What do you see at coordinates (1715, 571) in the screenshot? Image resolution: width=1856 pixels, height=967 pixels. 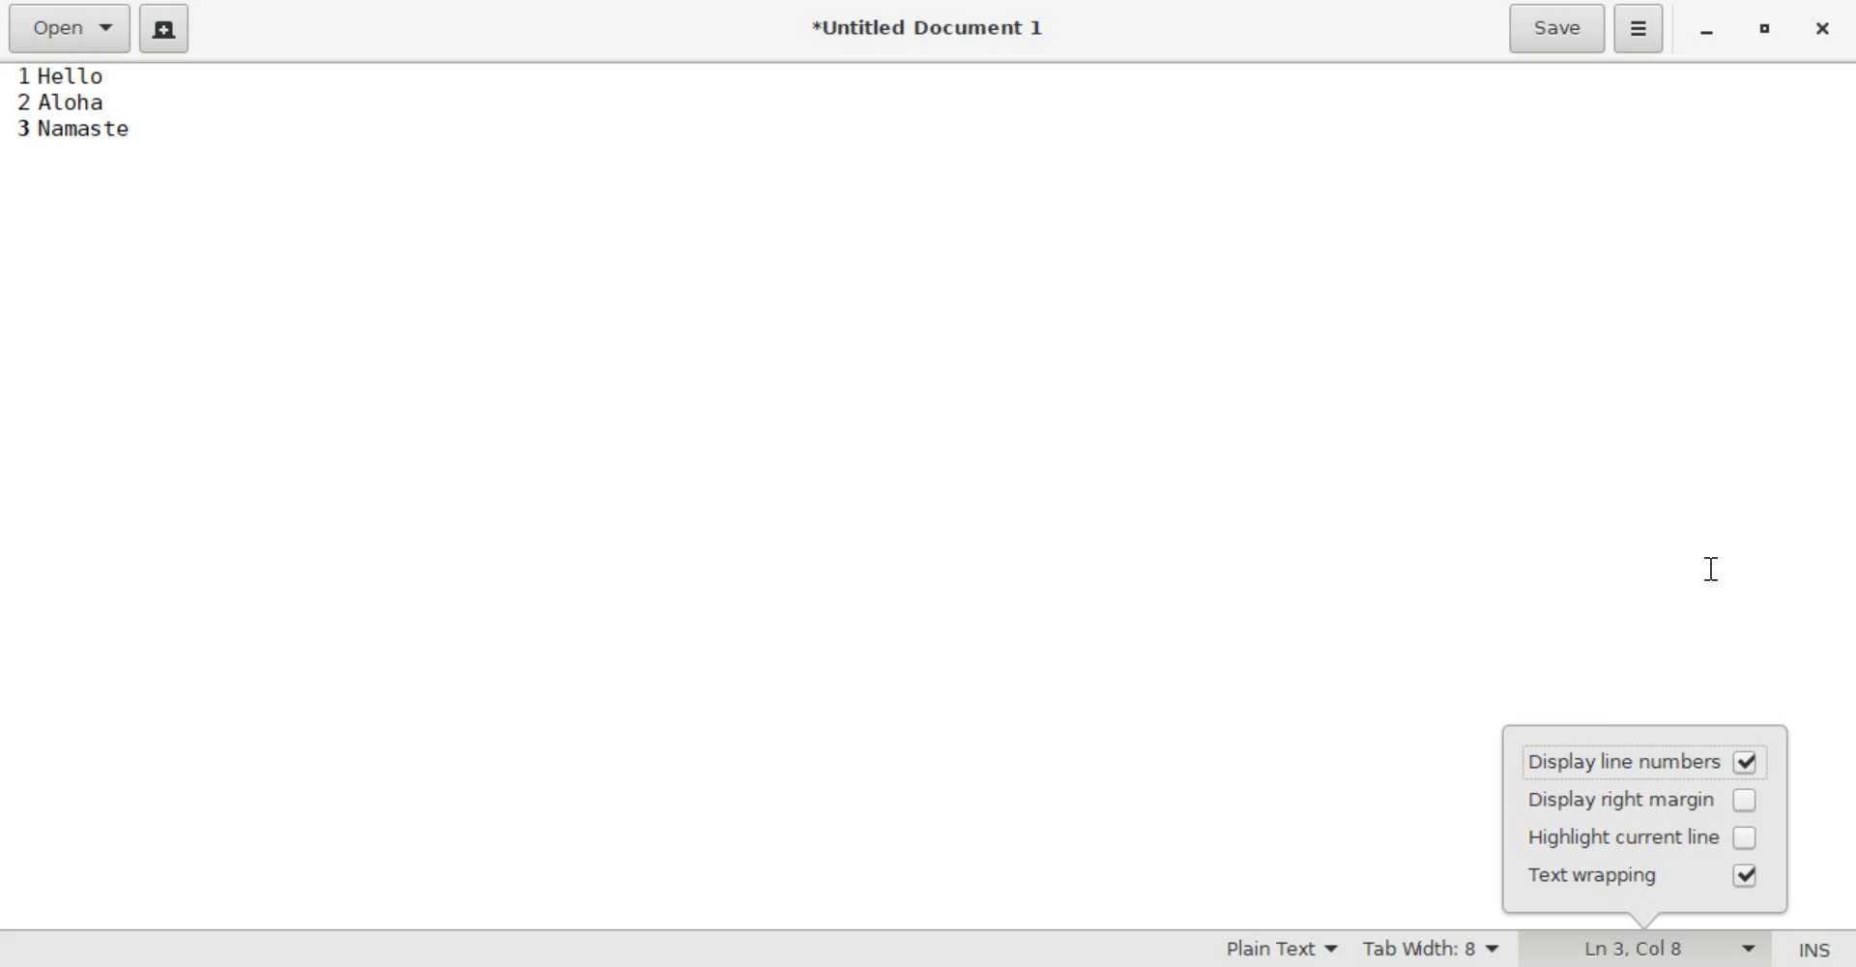 I see `cursor` at bounding box center [1715, 571].